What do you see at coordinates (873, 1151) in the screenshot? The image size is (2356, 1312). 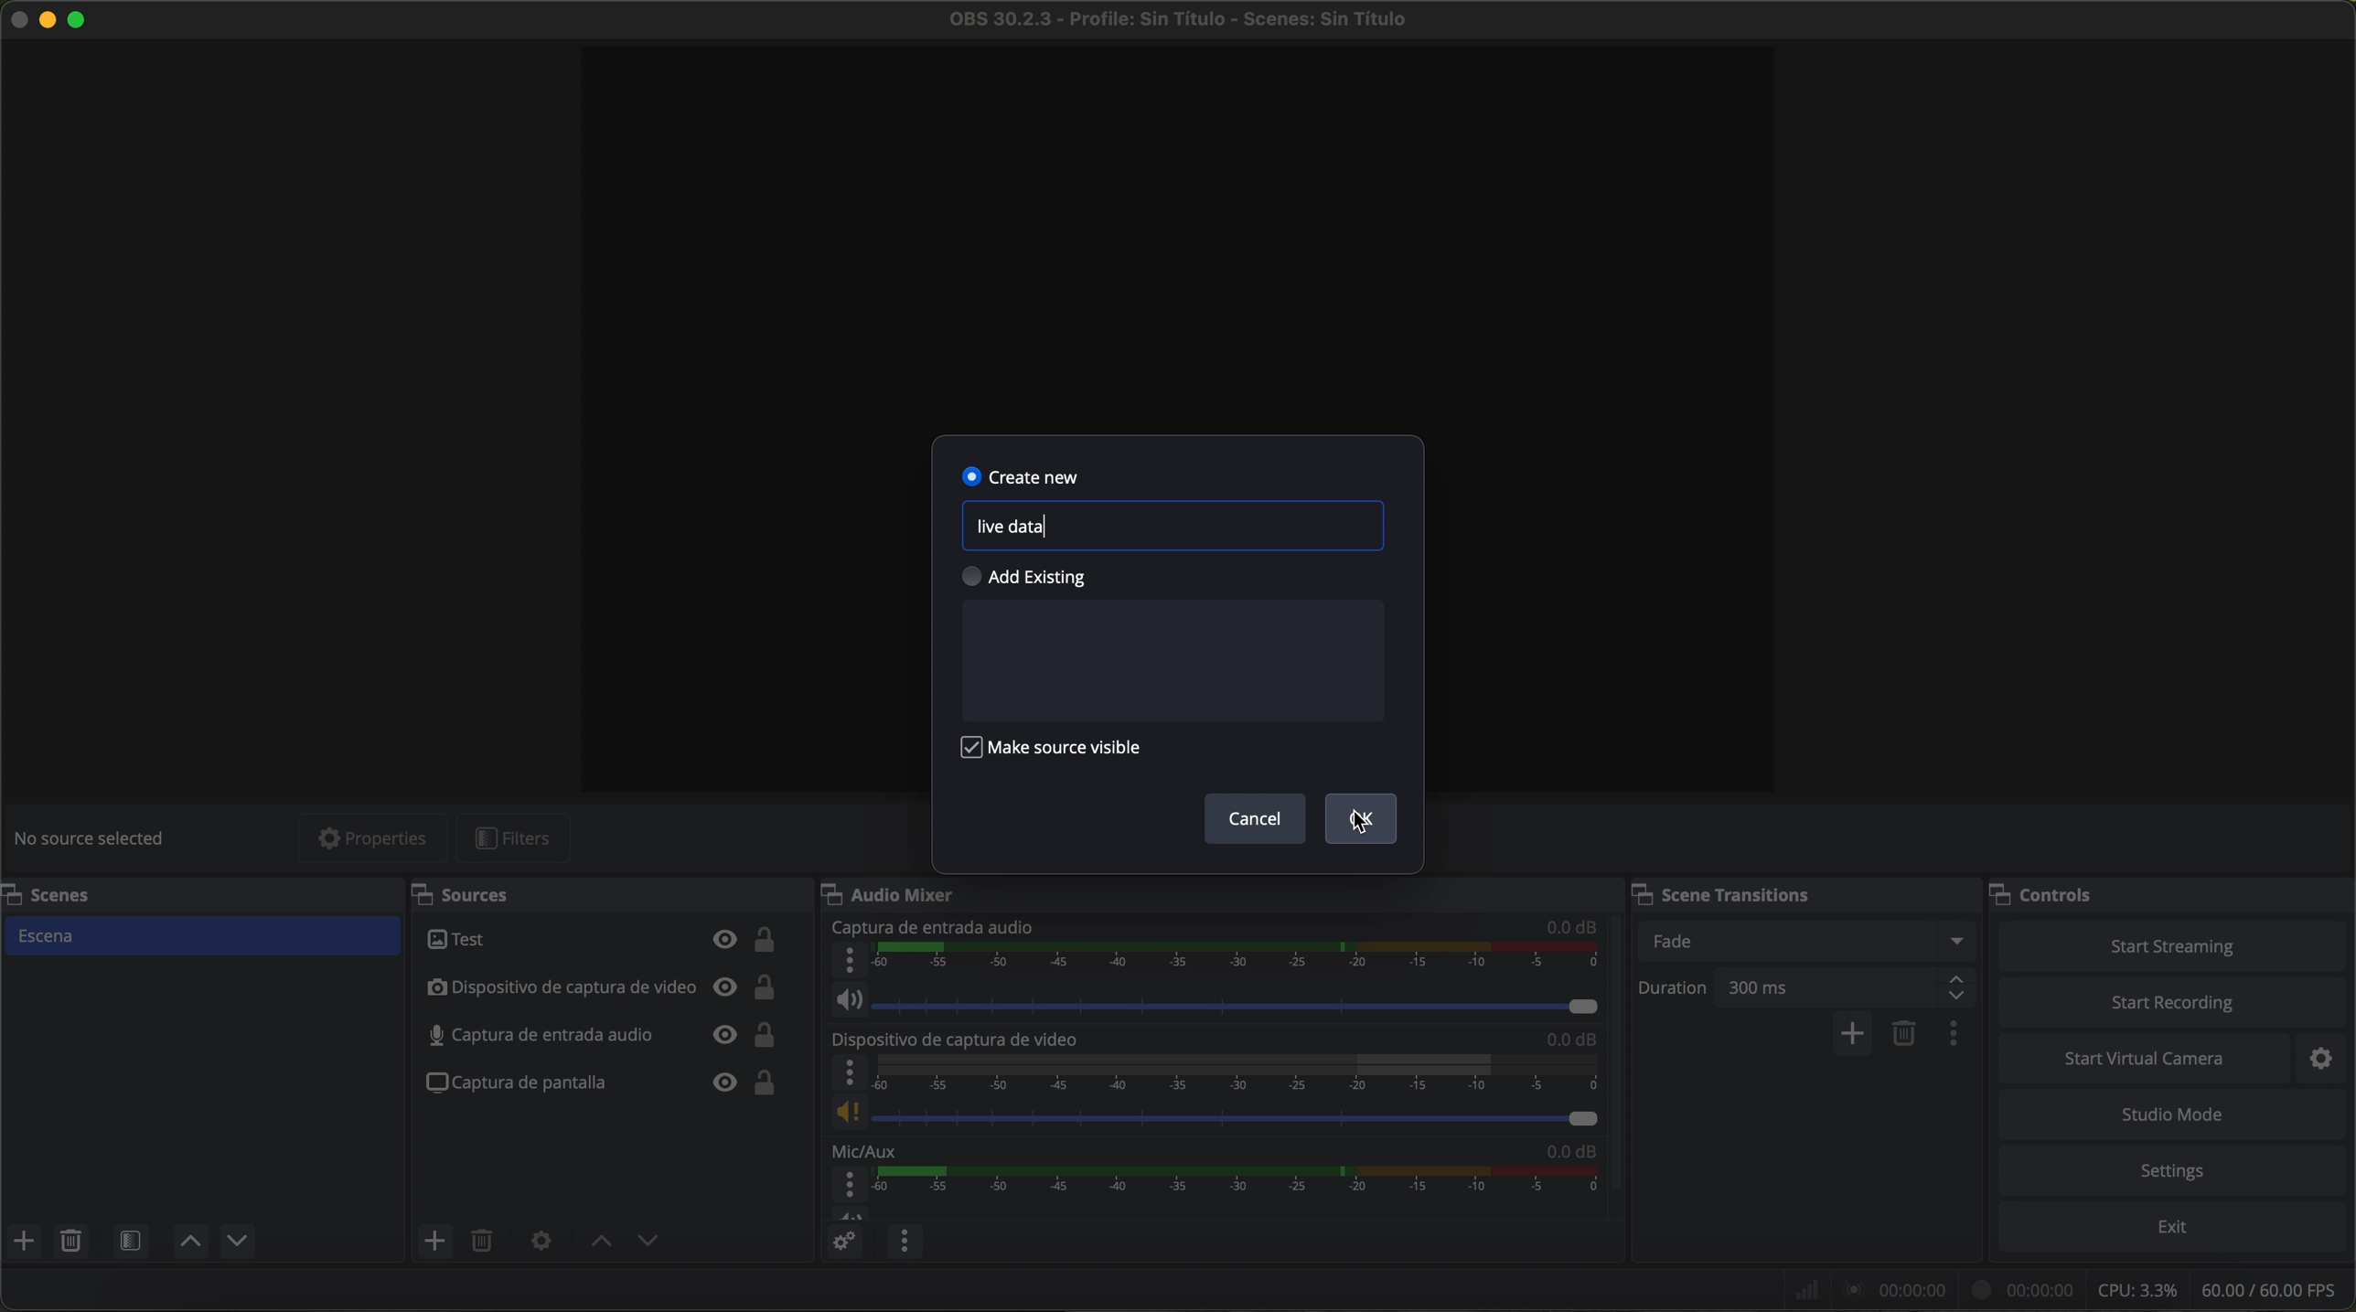 I see `mic/aux` at bounding box center [873, 1151].